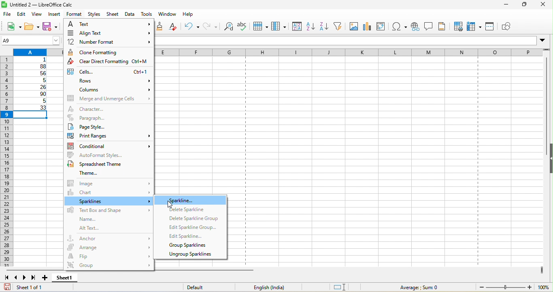  What do you see at coordinates (66, 5) in the screenshot?
I see `untitled 2-libre office calc` at bounding box center [66, 5].